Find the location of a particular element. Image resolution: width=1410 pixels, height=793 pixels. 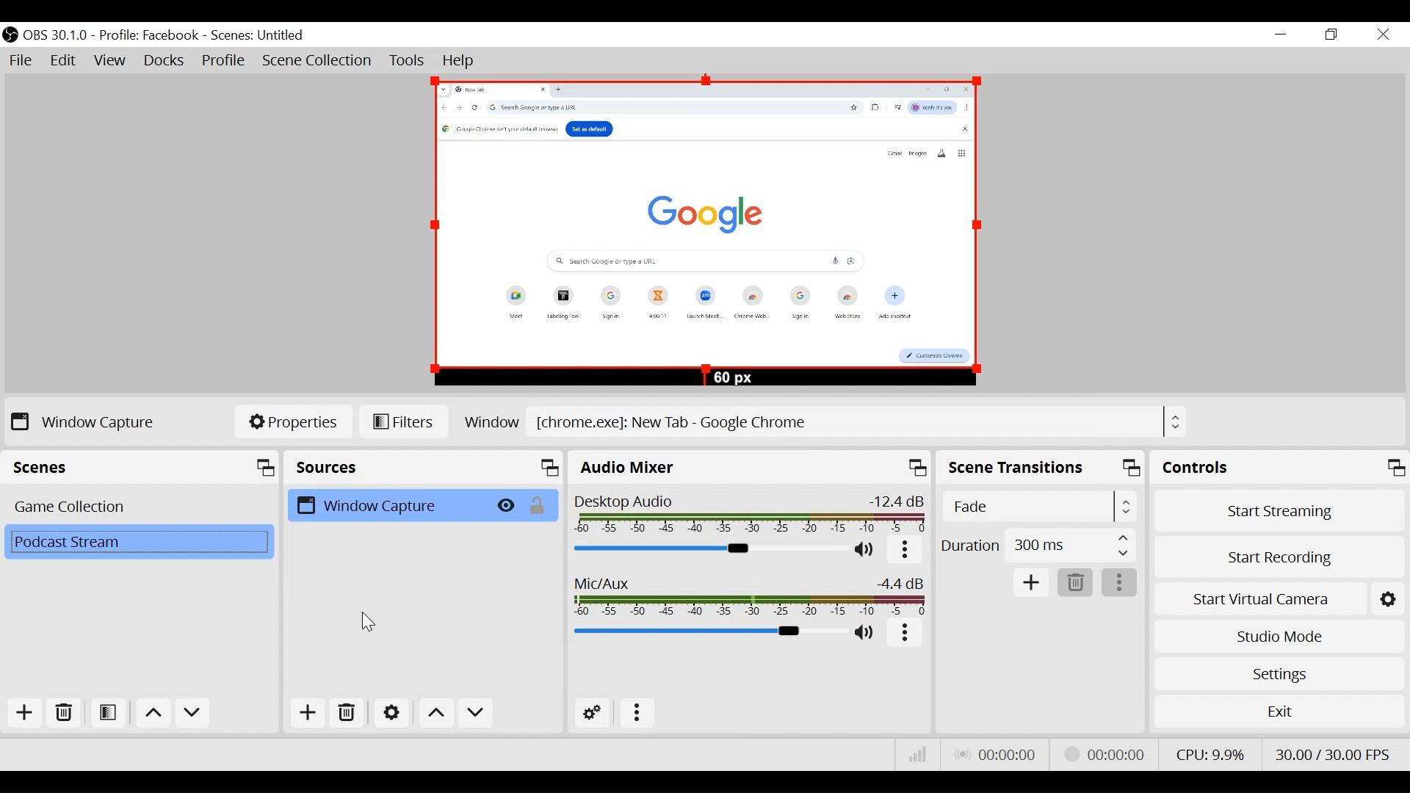

Remove is located at coordinates (1074, 582).